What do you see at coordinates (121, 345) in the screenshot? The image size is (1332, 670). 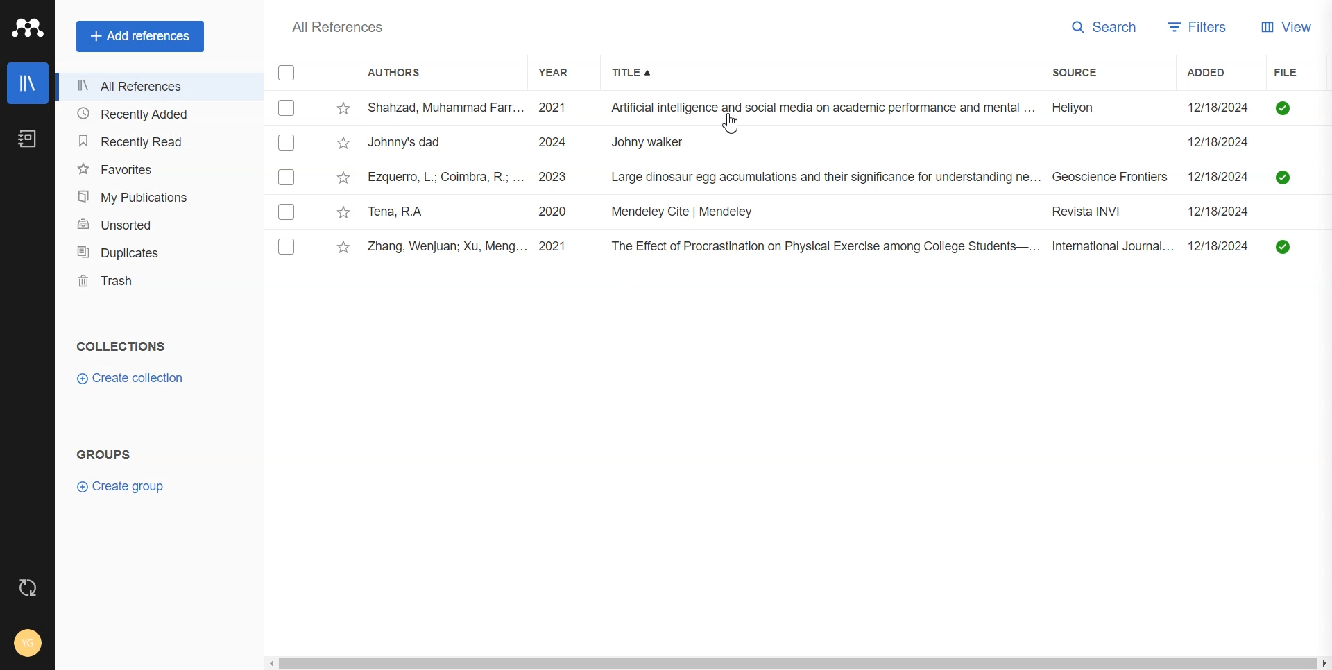 I see `Text ` at bounding box center [121, 345].